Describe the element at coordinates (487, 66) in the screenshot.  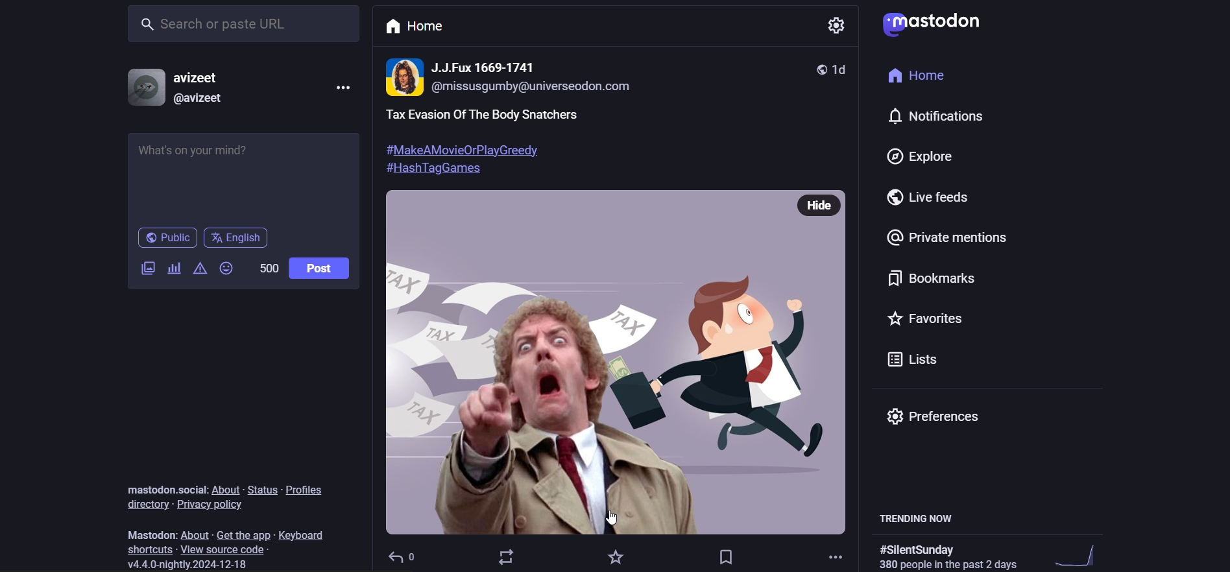
I see `name` at that location.